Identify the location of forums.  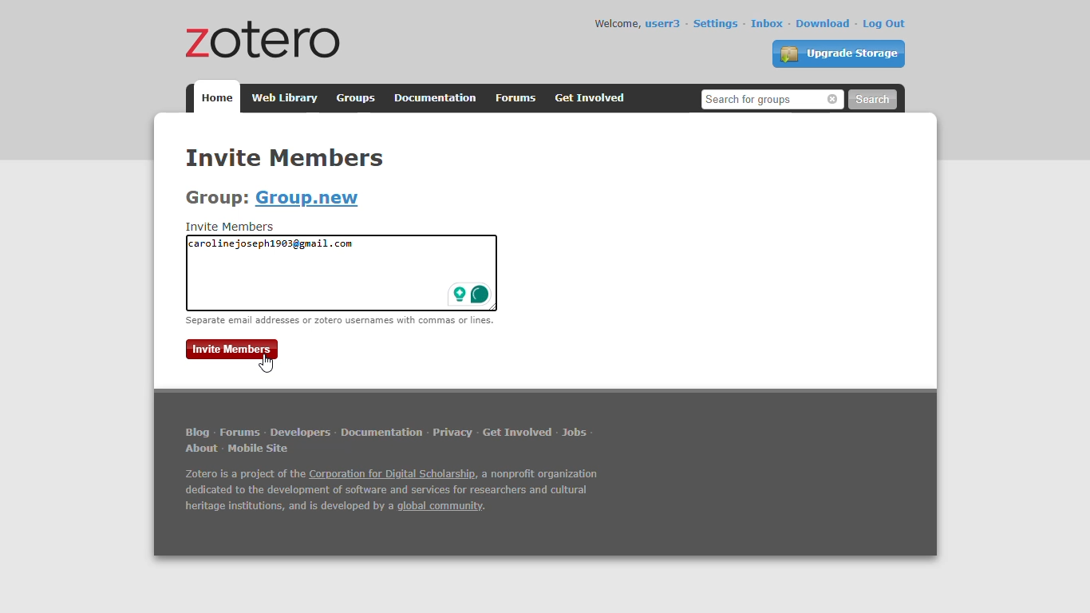
(239, 432).